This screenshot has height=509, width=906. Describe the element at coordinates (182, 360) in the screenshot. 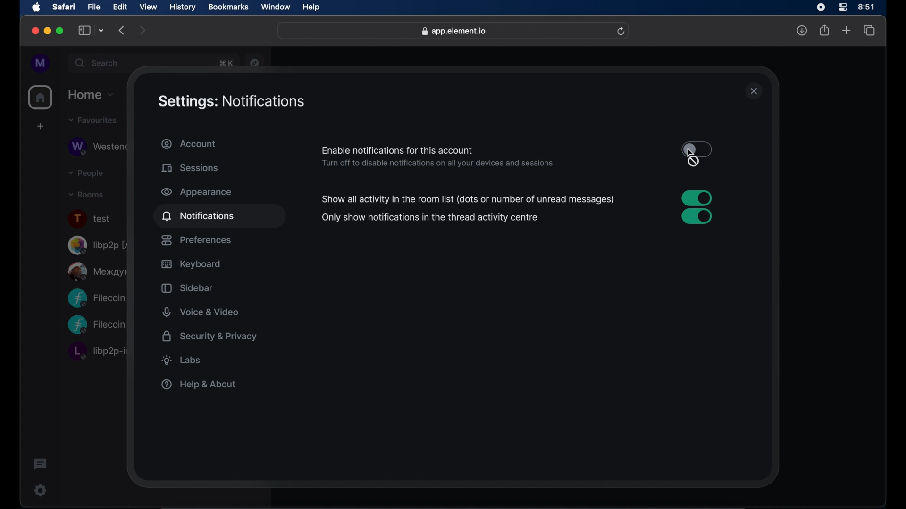

I see `labs` at that location.